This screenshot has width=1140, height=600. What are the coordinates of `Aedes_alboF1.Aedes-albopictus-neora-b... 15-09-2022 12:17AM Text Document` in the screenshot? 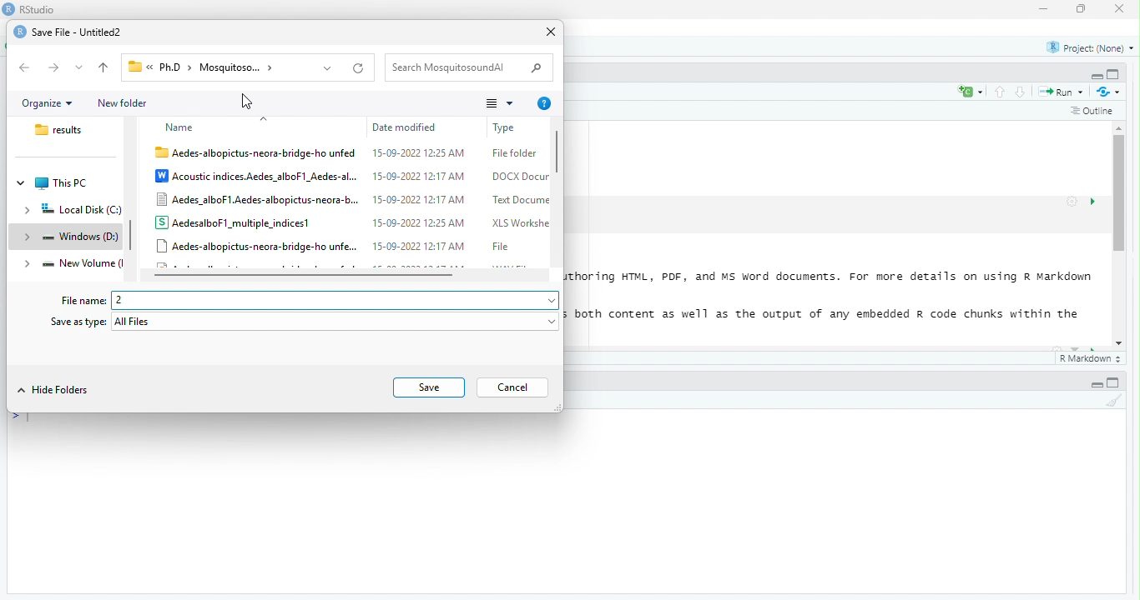 It's located at (352, 200).